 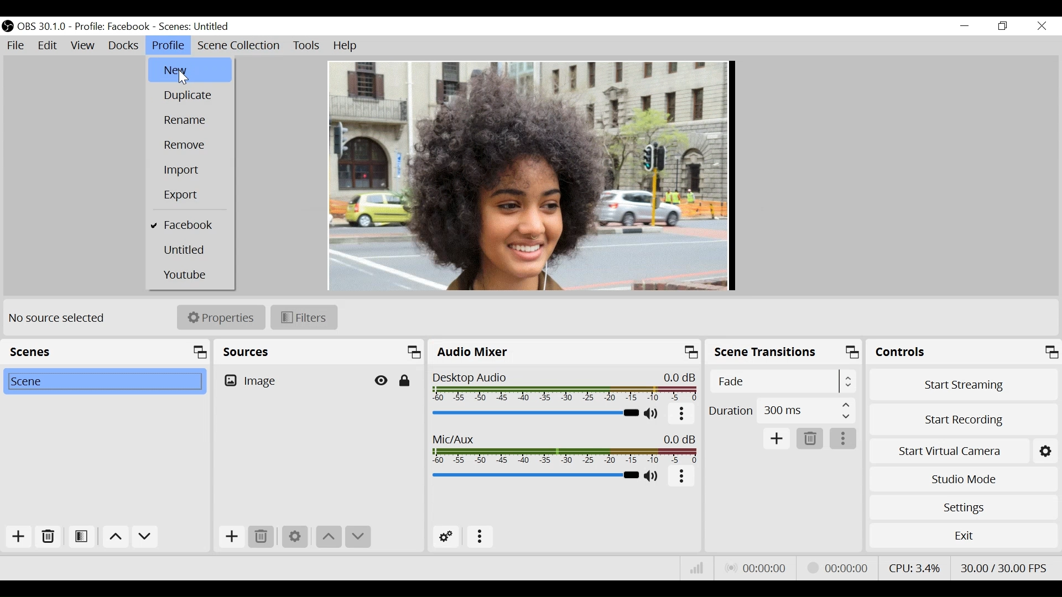 I want to click on Start Streaming, so click(x=964, y=384).